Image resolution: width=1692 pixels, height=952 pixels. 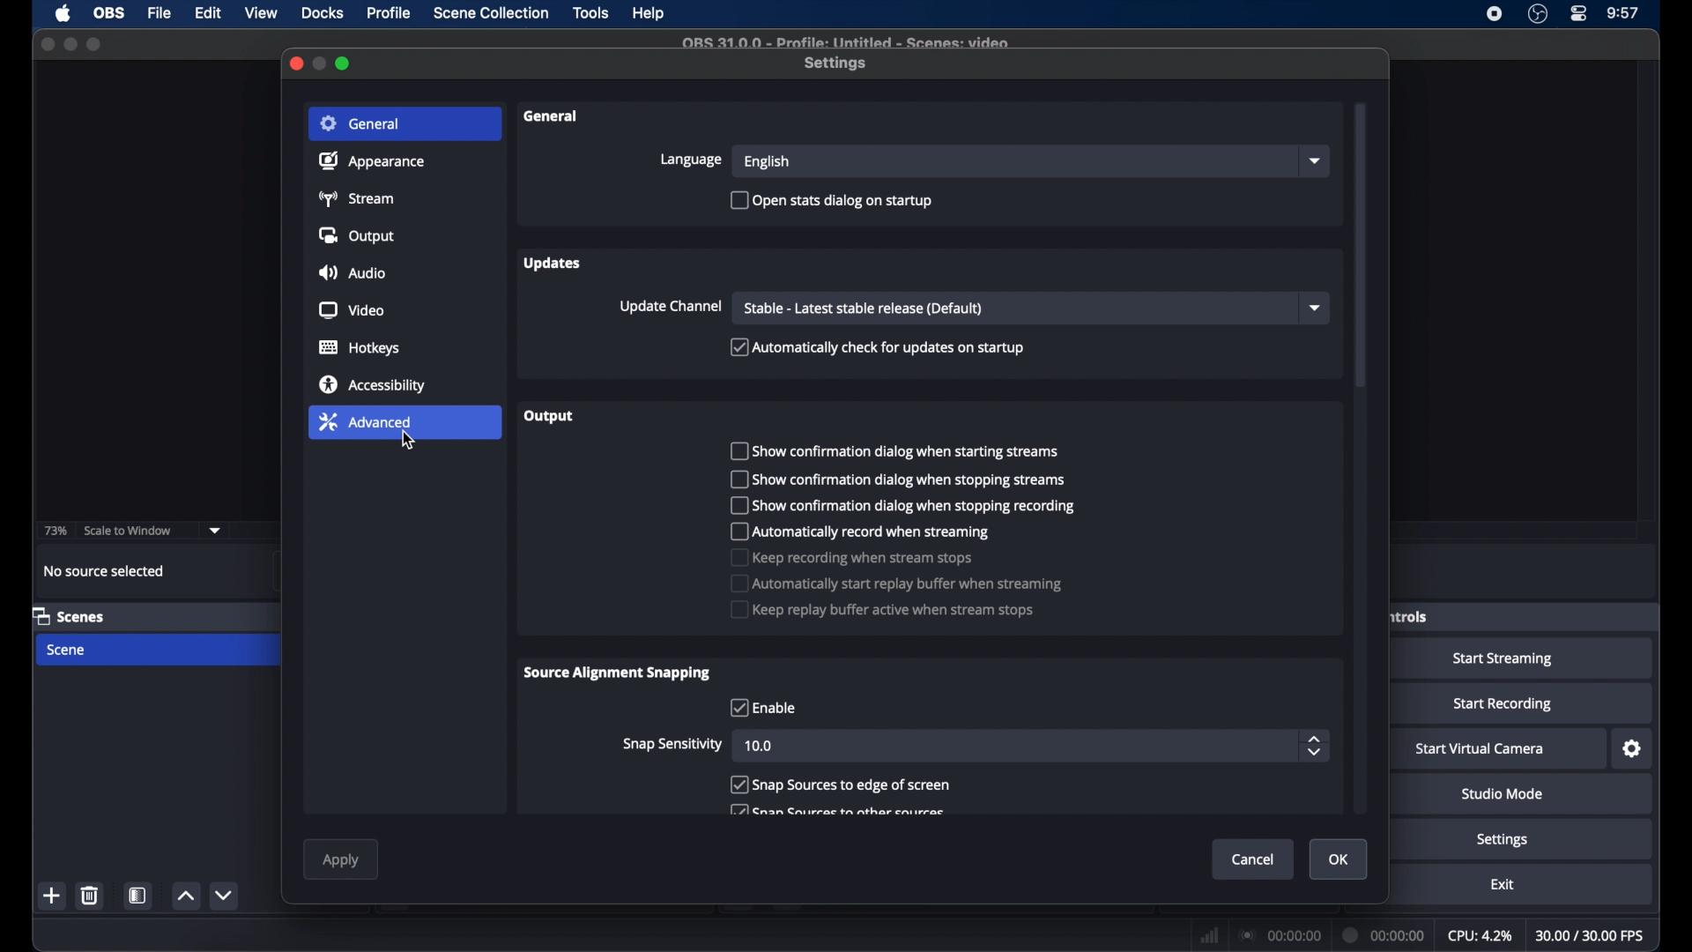 I want to click on scenes, so click(x=70, y=615).